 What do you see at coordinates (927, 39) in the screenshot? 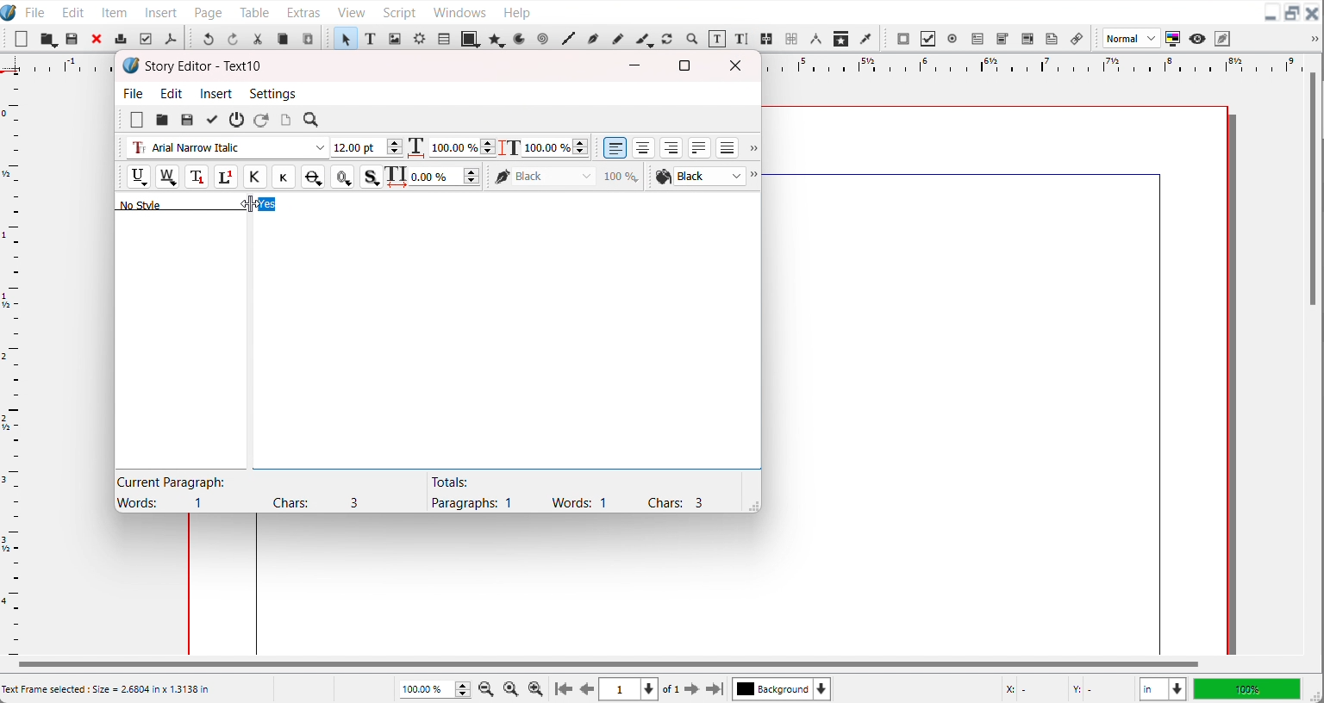
I see `PDF Check Button` at bounding box center [927, 39].